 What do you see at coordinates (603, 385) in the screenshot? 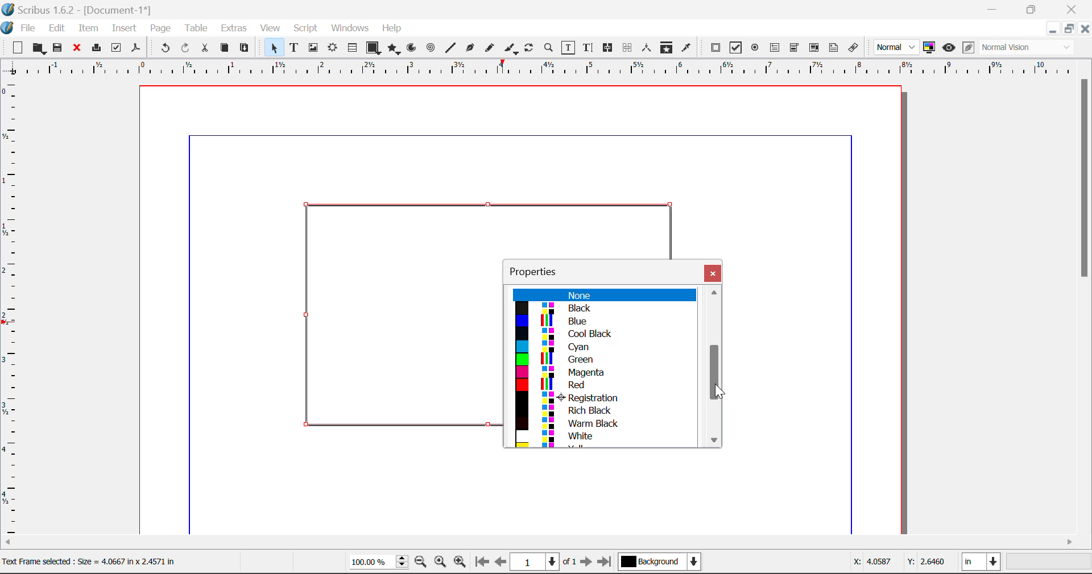
I see `Red` at bounding box center [603, 385].